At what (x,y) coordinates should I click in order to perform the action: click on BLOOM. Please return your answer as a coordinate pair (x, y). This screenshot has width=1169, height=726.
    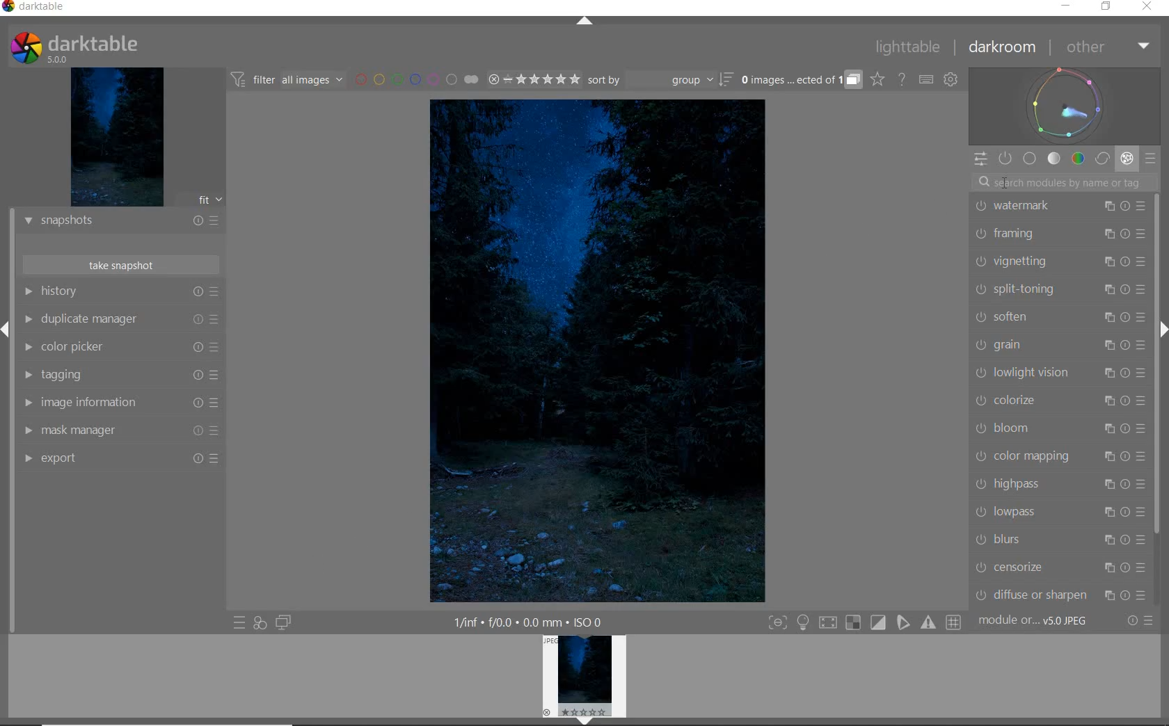
    Looking at the image, I should click on (1058, 428).